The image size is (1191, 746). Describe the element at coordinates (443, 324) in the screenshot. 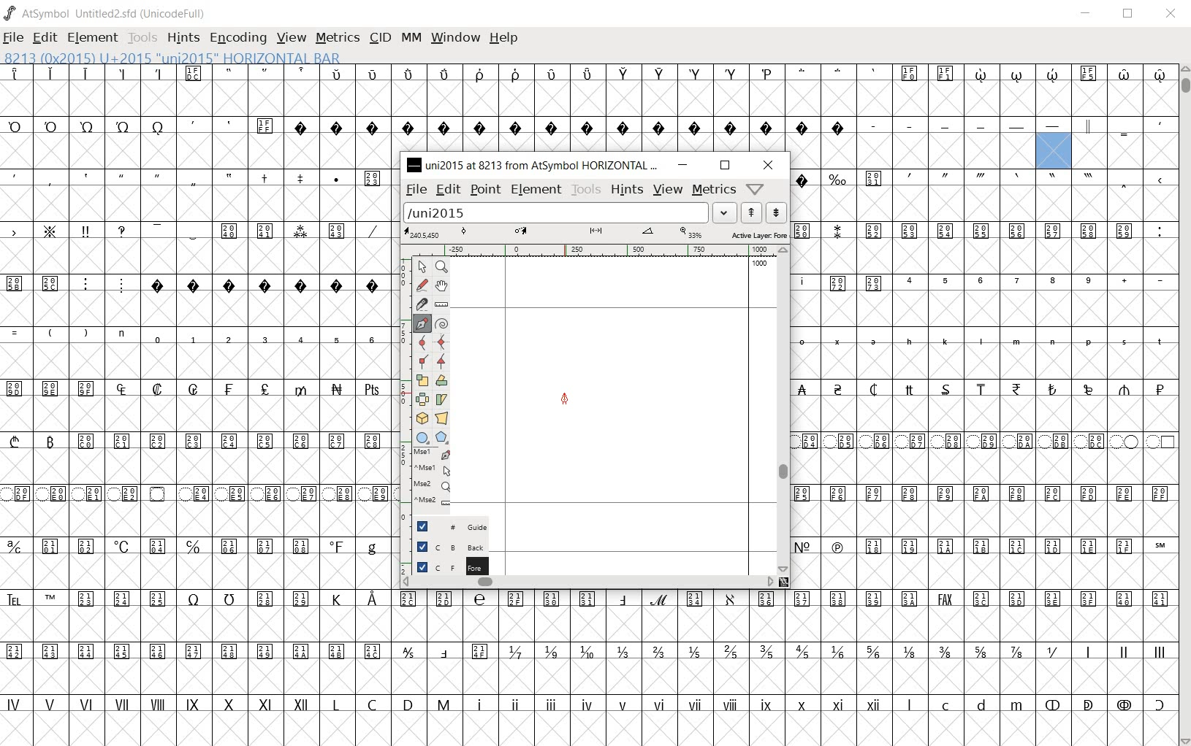

I see `change whether spiro is active or not` at that location.